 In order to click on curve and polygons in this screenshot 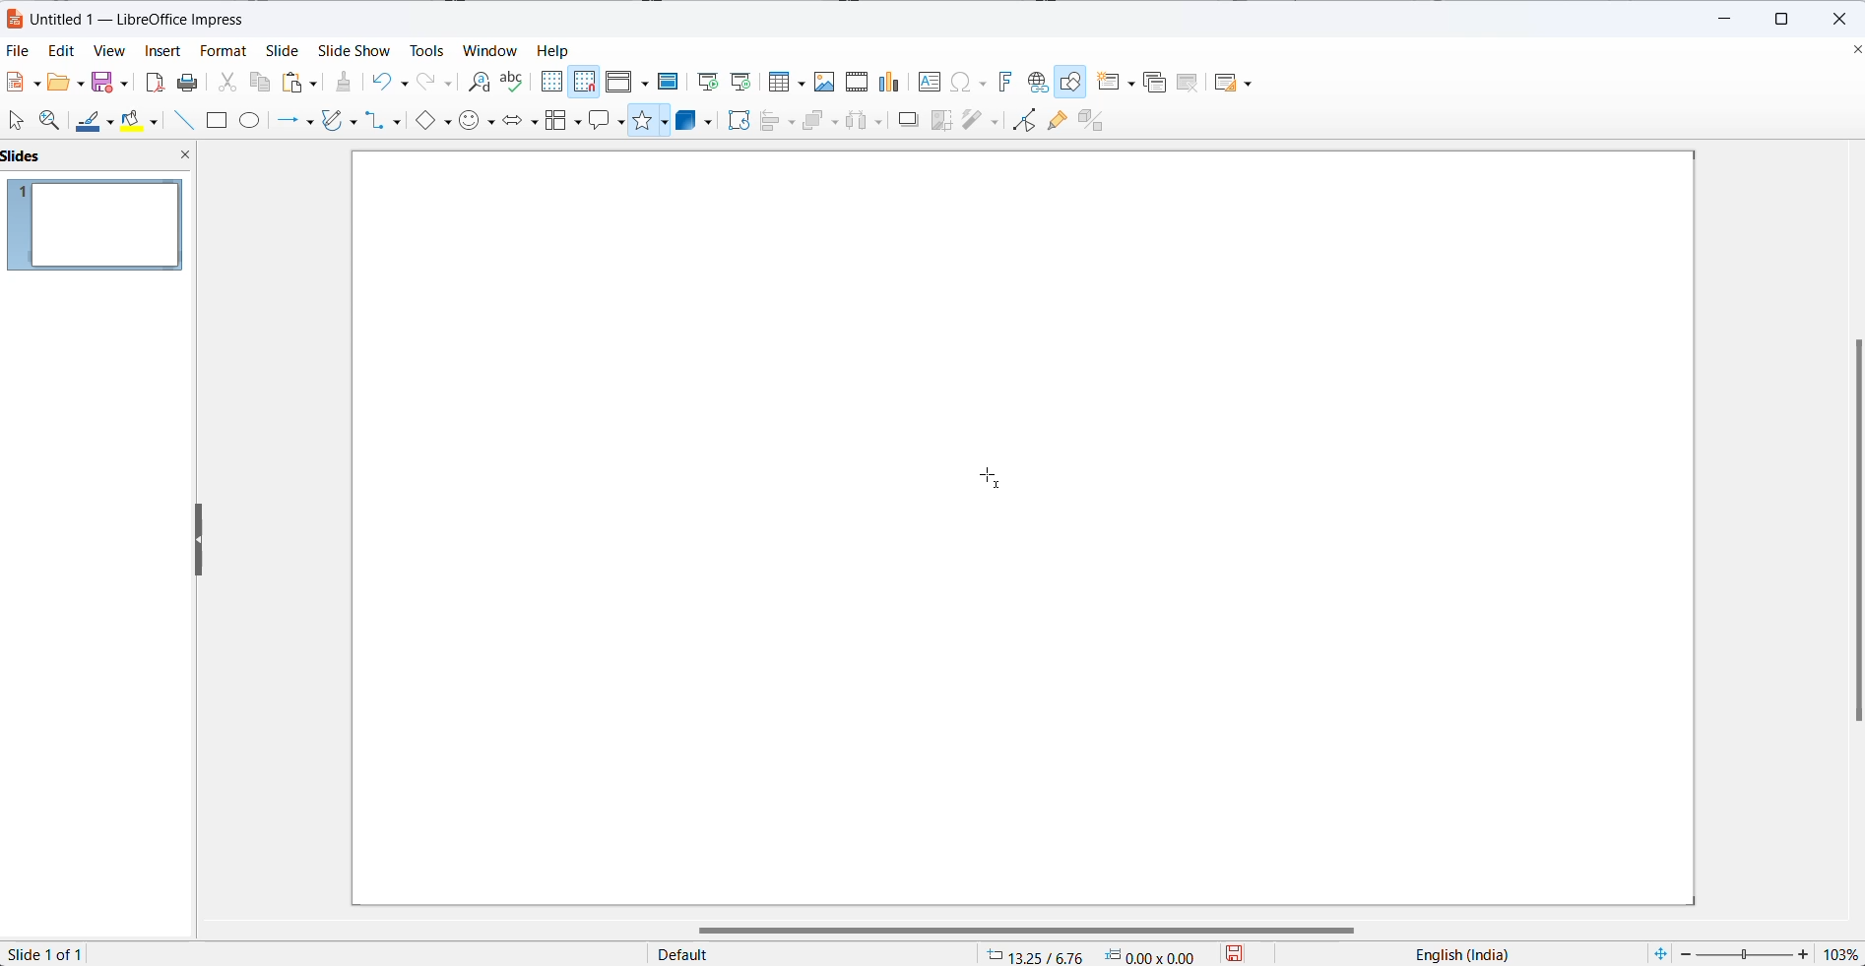, I will do `click(341, 123)`.